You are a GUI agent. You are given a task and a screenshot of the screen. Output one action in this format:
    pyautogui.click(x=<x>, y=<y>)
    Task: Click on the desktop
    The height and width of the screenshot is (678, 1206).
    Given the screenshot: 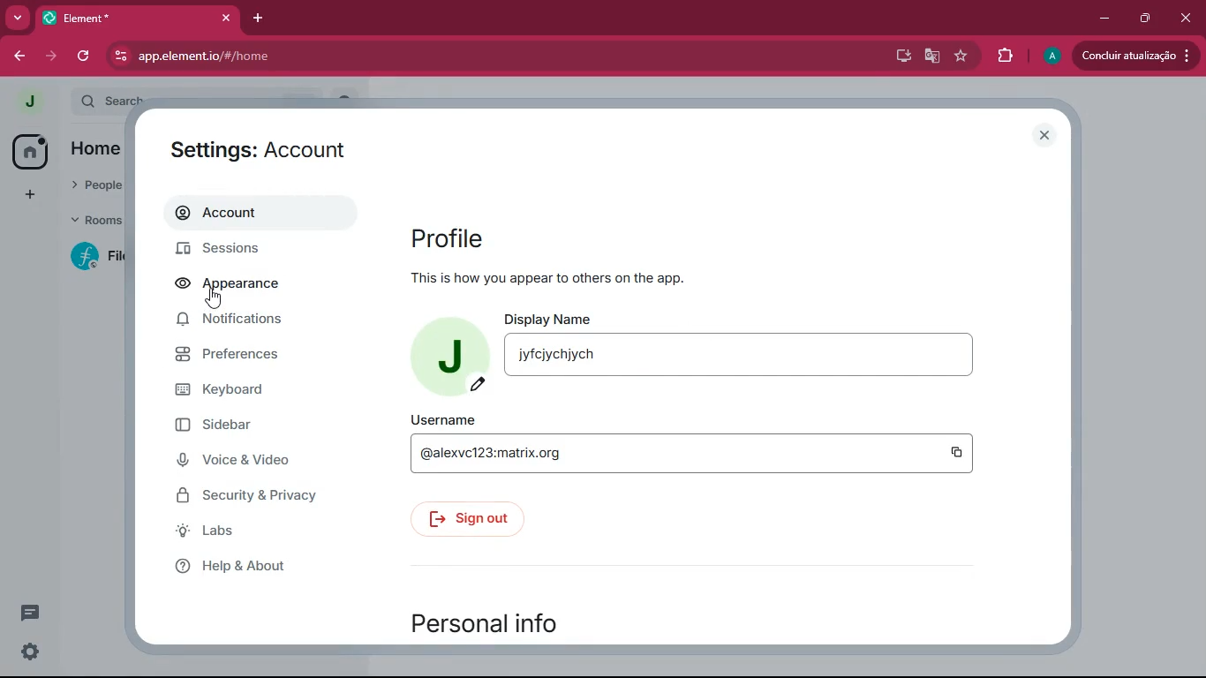 What is the action you would take?
    pyautogui.click(x=901, y=56)
    